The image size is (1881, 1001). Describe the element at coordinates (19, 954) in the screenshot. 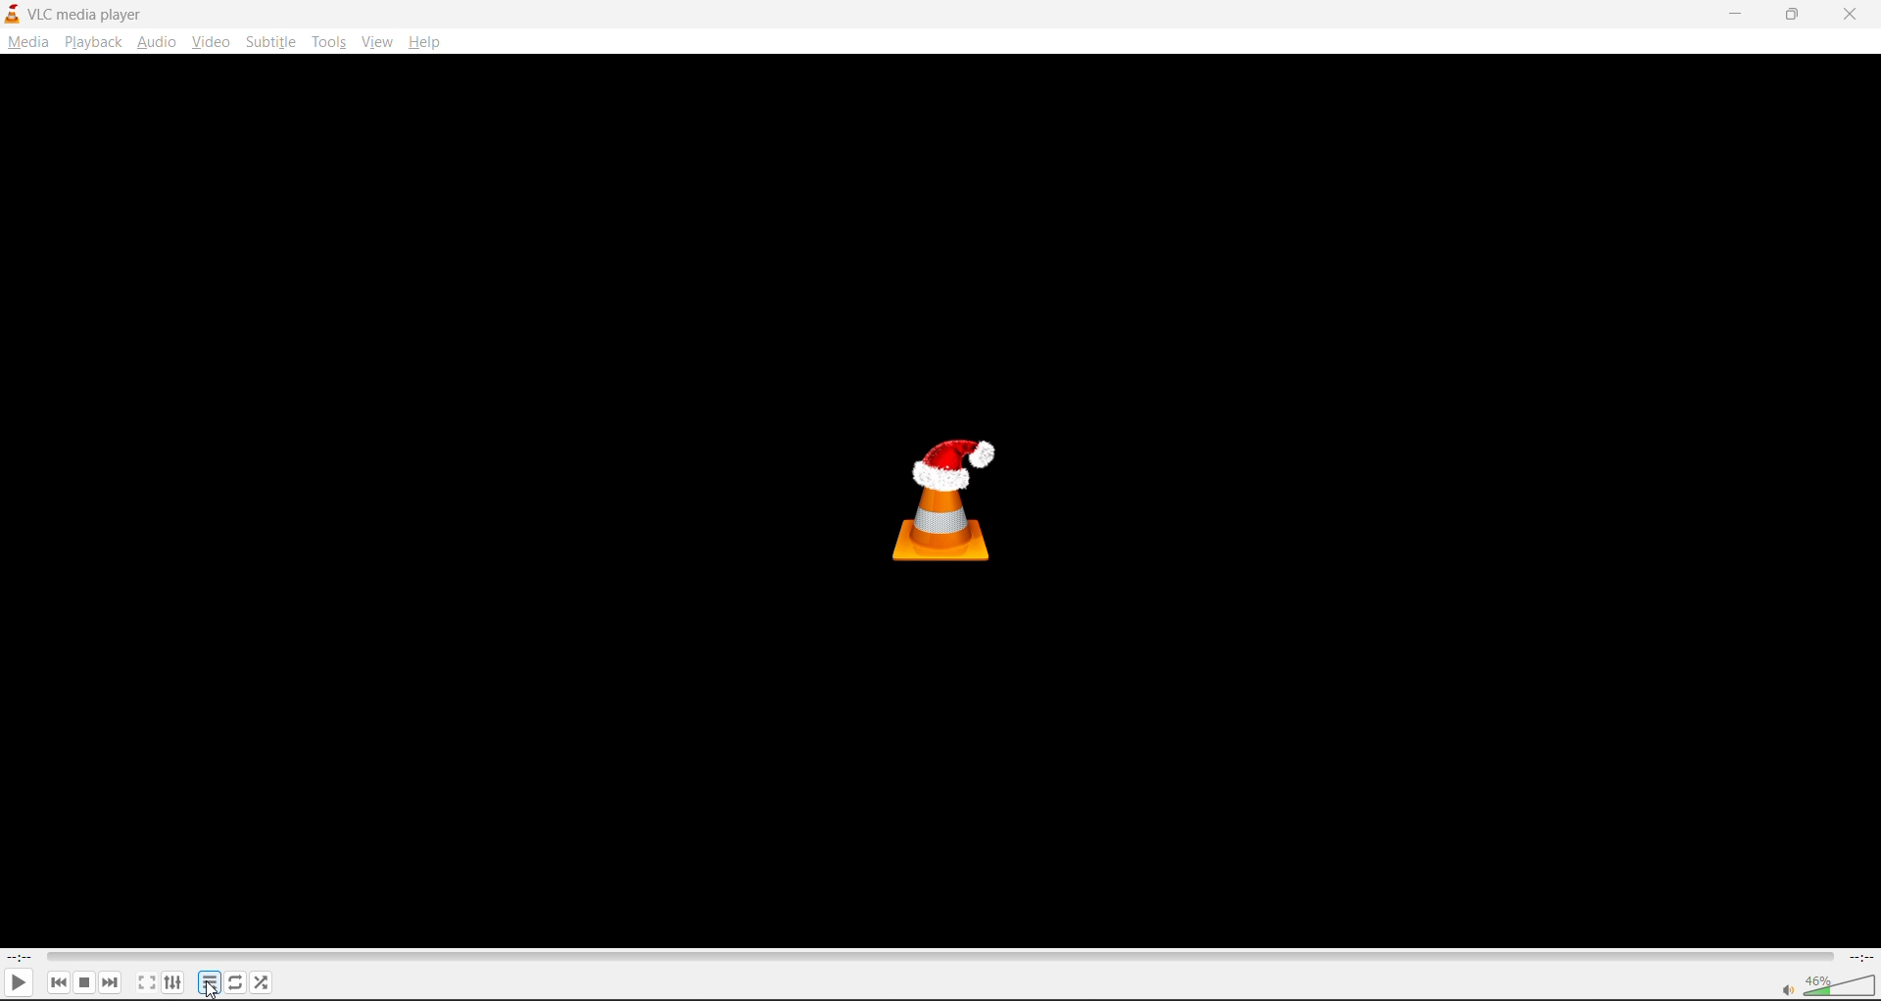

I see `current track time` at that location.